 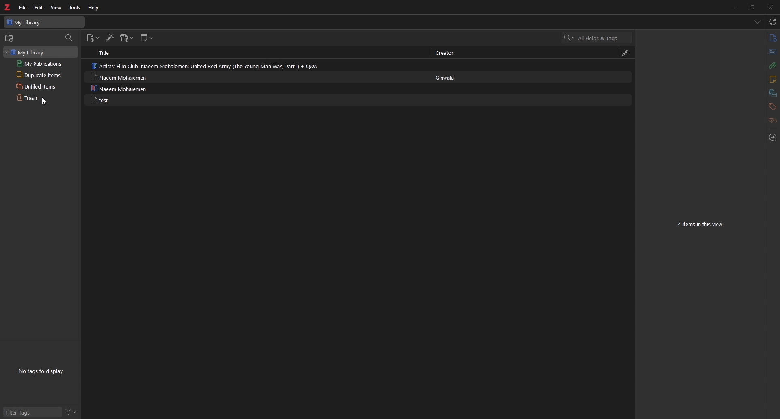 I want to click on locate, so click(x=772, y=137).